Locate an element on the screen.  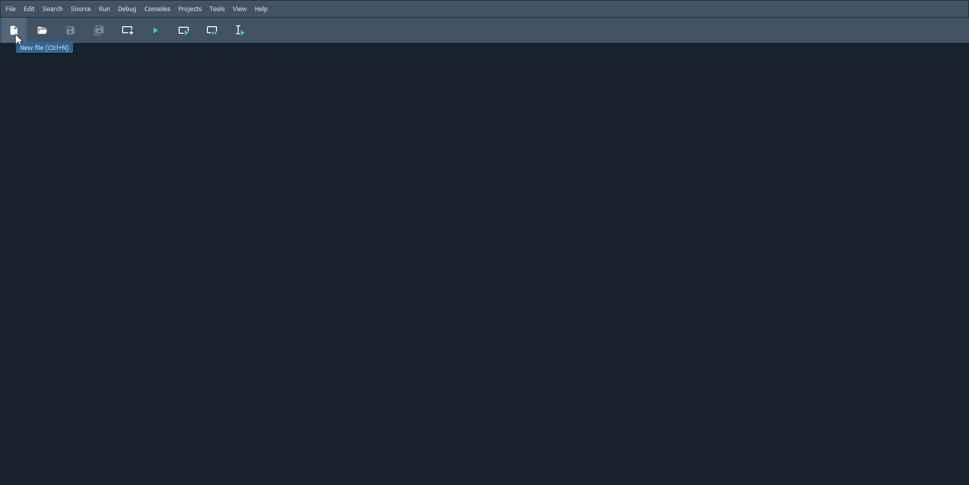
Source is located at coordinates (81, 9).